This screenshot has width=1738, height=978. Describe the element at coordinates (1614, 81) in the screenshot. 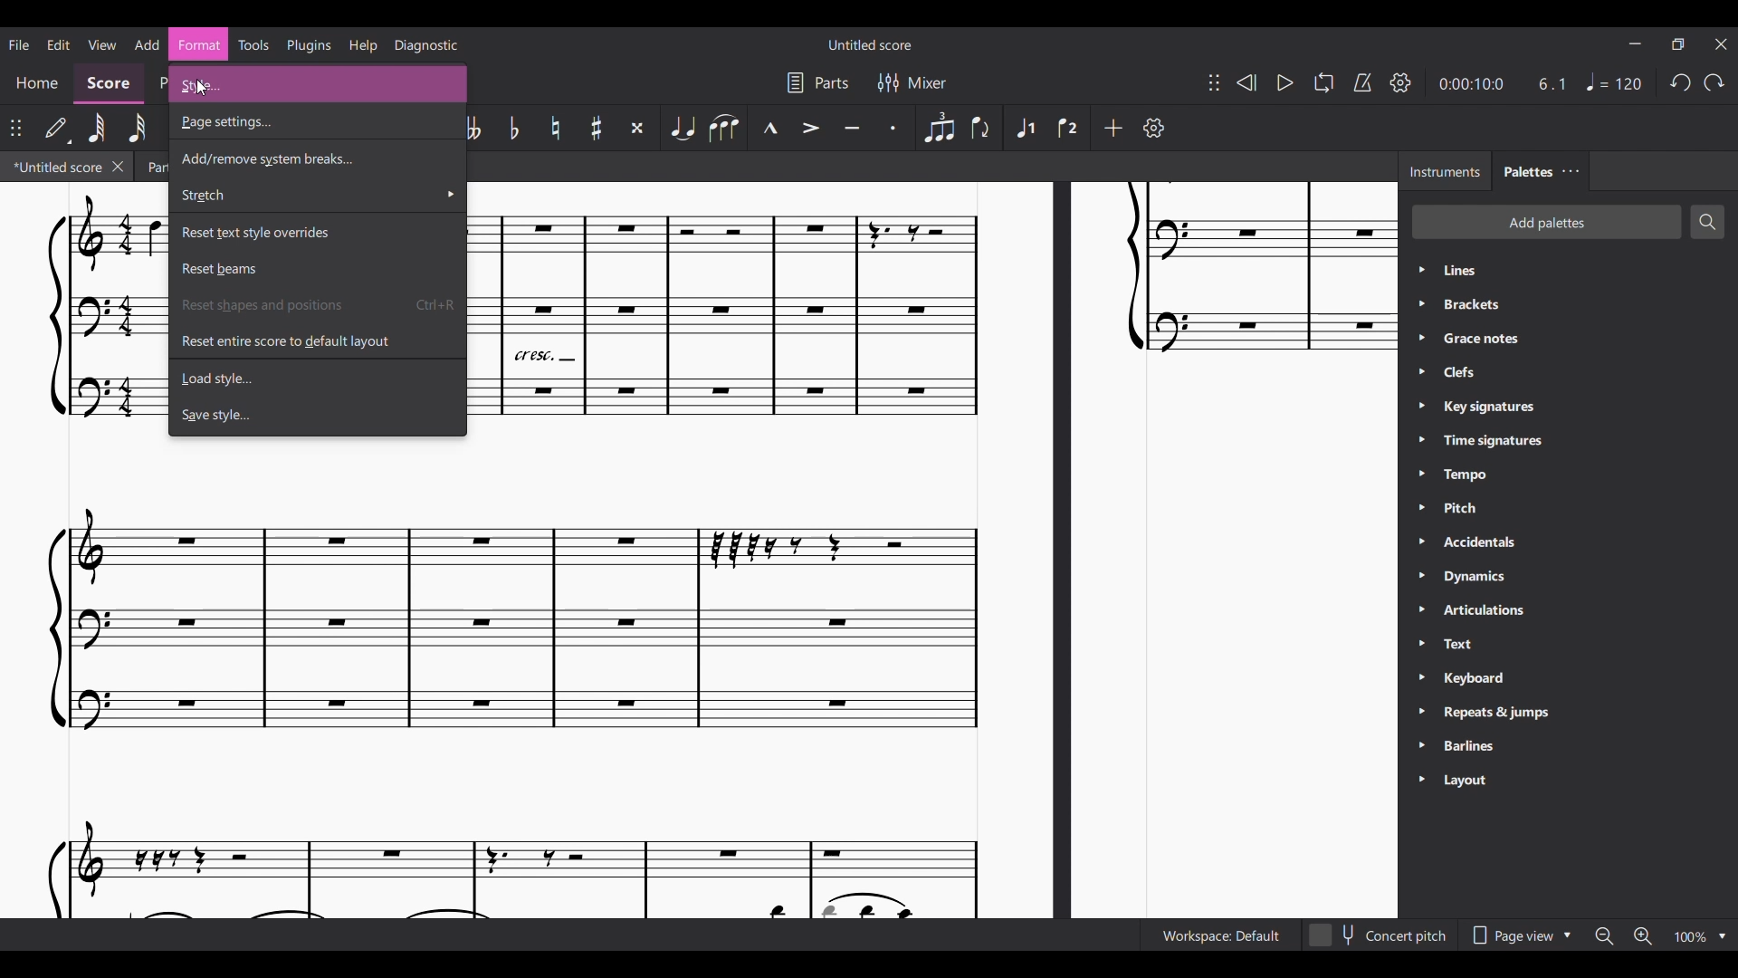

I see `Tempo` at that location.